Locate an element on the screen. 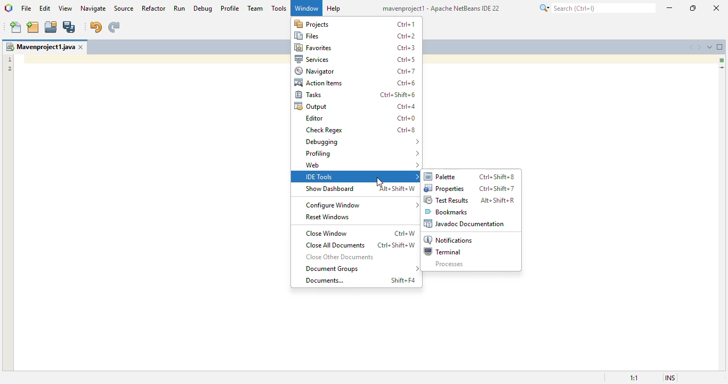  favorites is located at coordinates (313, 47).